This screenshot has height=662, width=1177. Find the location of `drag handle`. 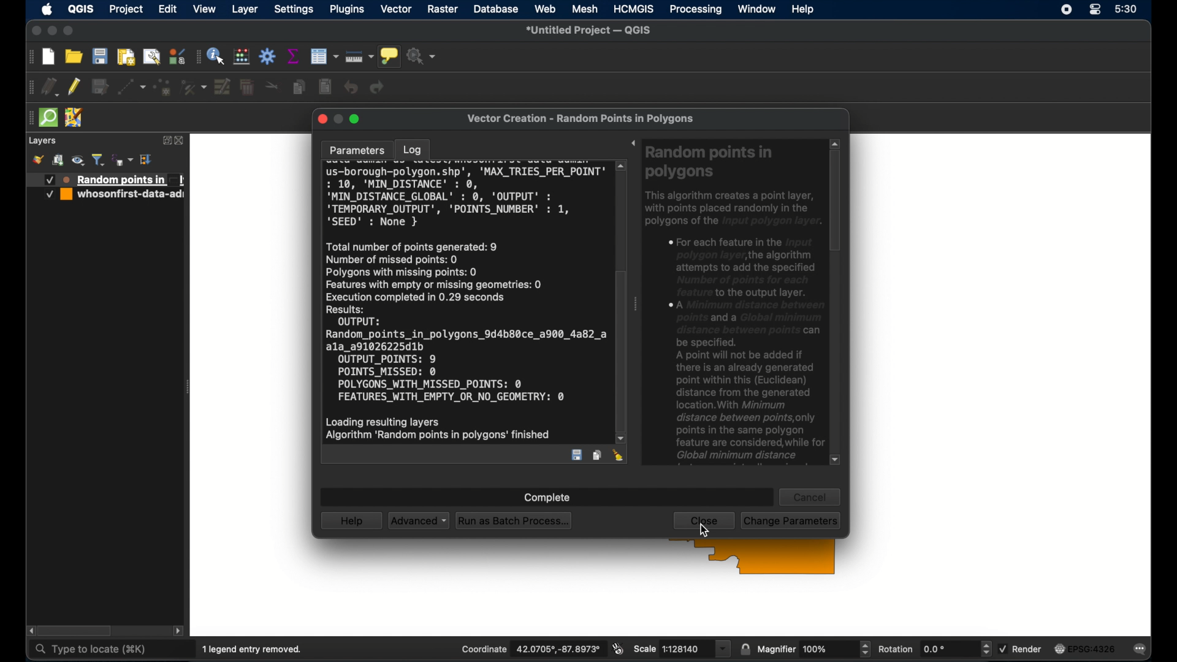

drag handle is located at coordinates (29, 118).